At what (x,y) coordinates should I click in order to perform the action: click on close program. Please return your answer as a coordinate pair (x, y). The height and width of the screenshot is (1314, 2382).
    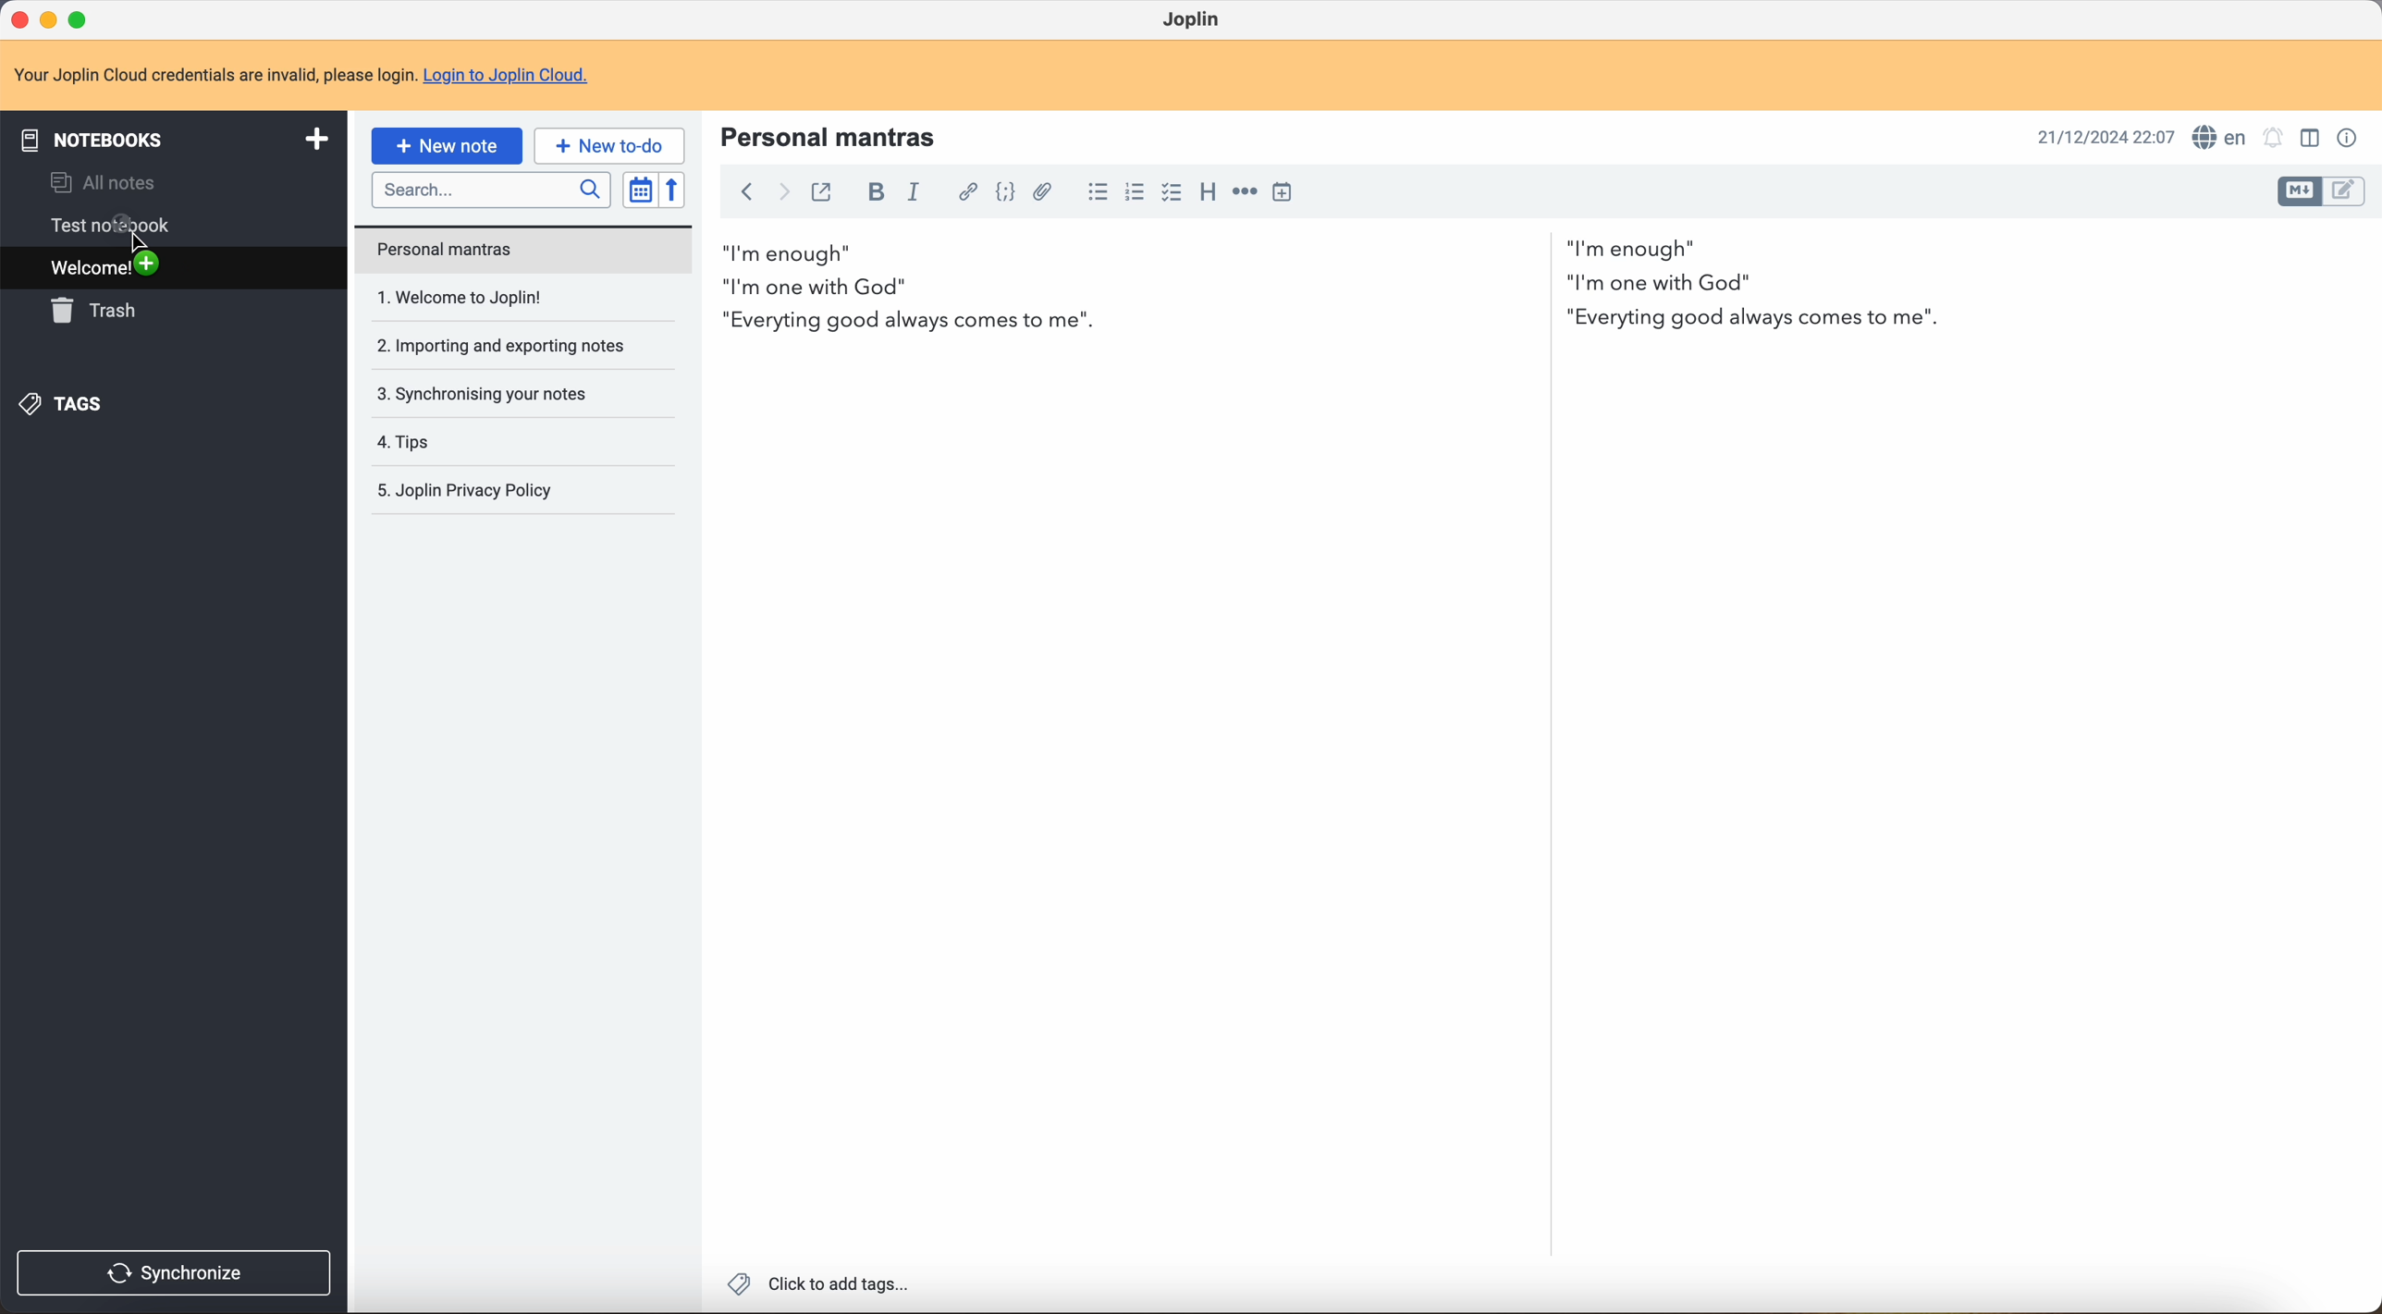
    Looking at the image, I should click on (17, 19).